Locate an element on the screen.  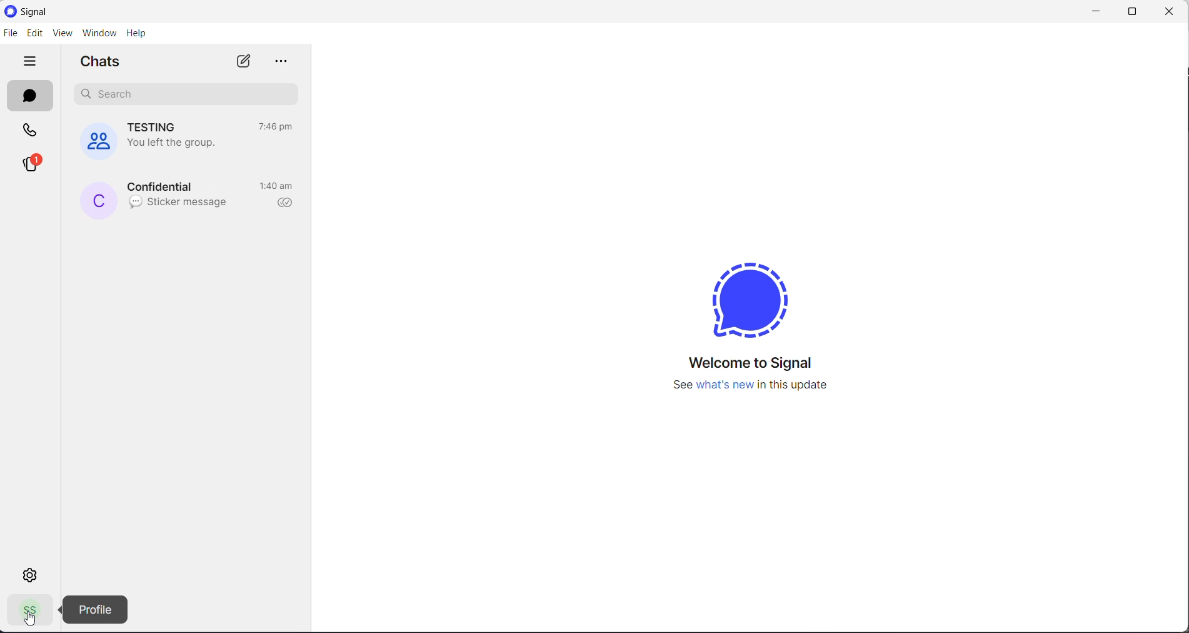
chats is located at coordinates (33, 98).